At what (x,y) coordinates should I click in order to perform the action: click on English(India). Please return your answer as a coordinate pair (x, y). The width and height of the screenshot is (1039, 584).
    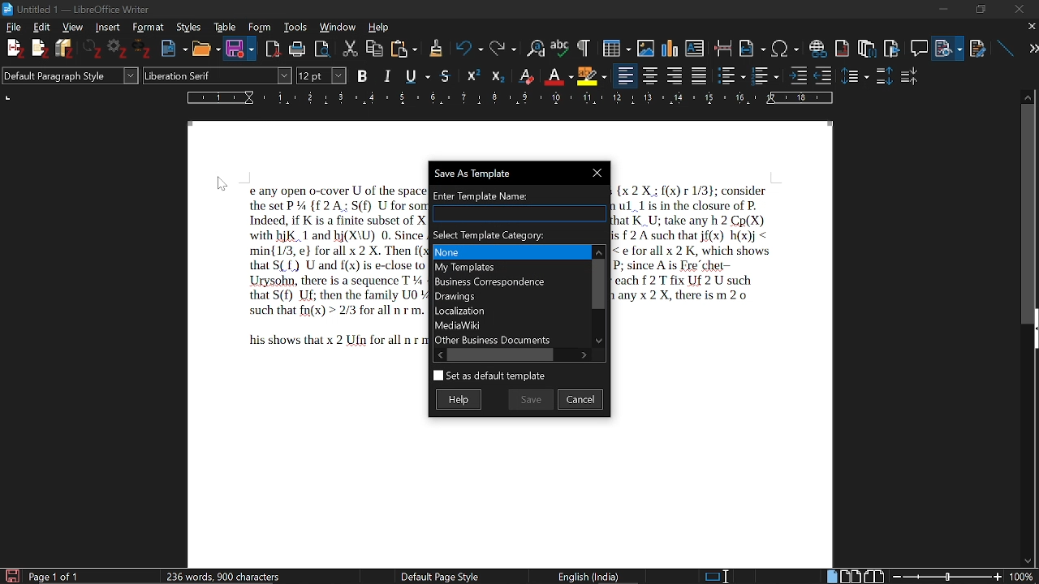
    Looking at the image, I should click on (595, 575).